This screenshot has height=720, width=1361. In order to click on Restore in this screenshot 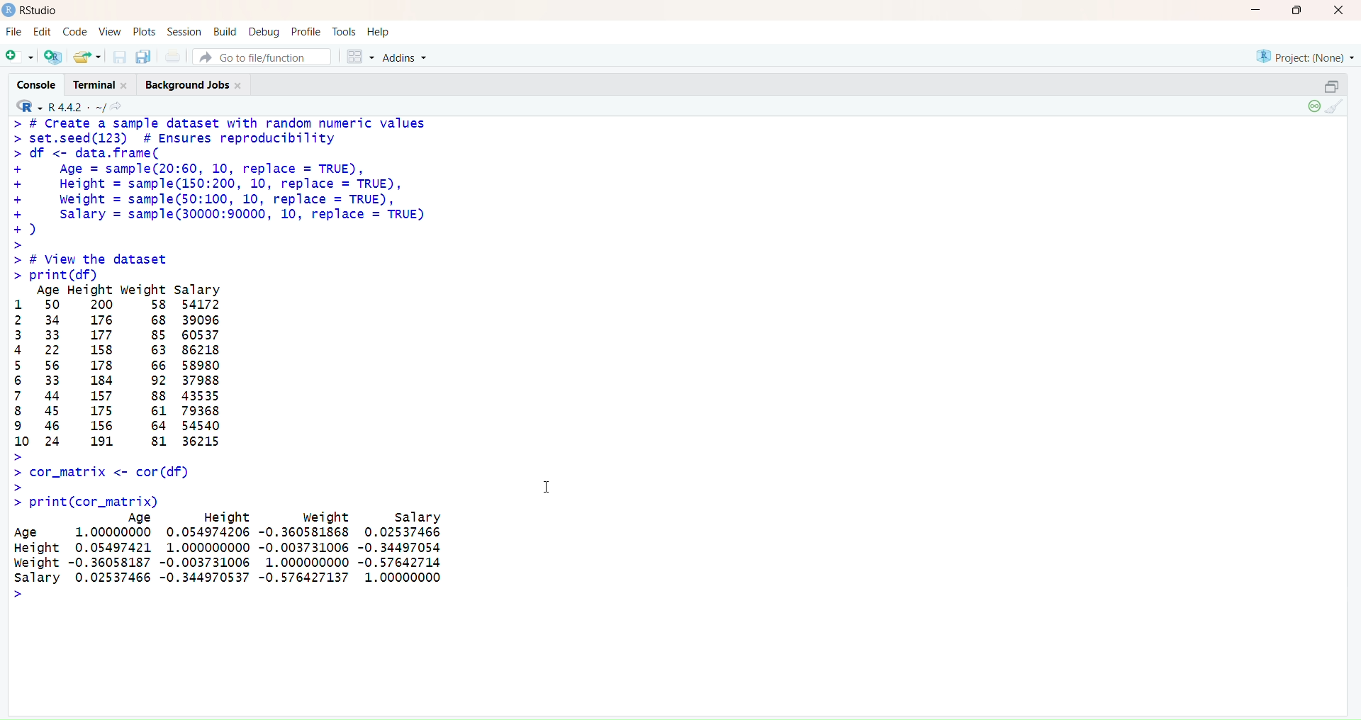, I will do `click(1331, 86)`.